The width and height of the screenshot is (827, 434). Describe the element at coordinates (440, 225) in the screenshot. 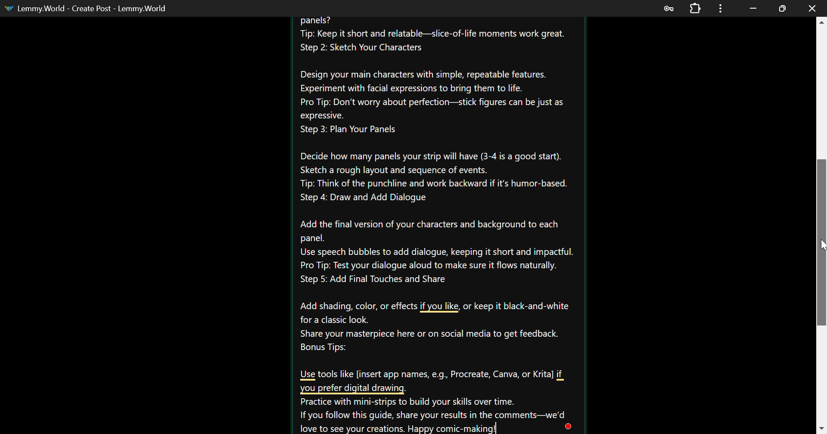

I see `Create your own Comic-strip Instructions` at that location.